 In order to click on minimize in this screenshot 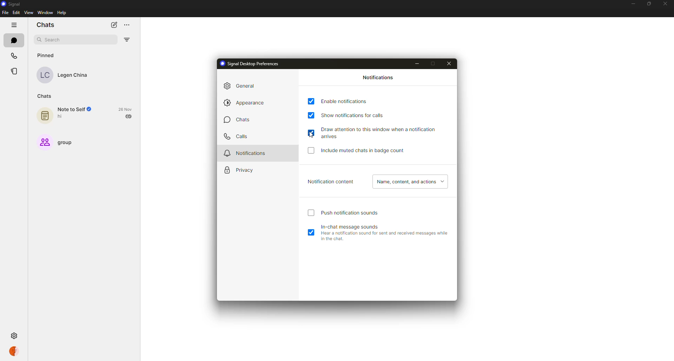, I will do `click(417, 64)`.